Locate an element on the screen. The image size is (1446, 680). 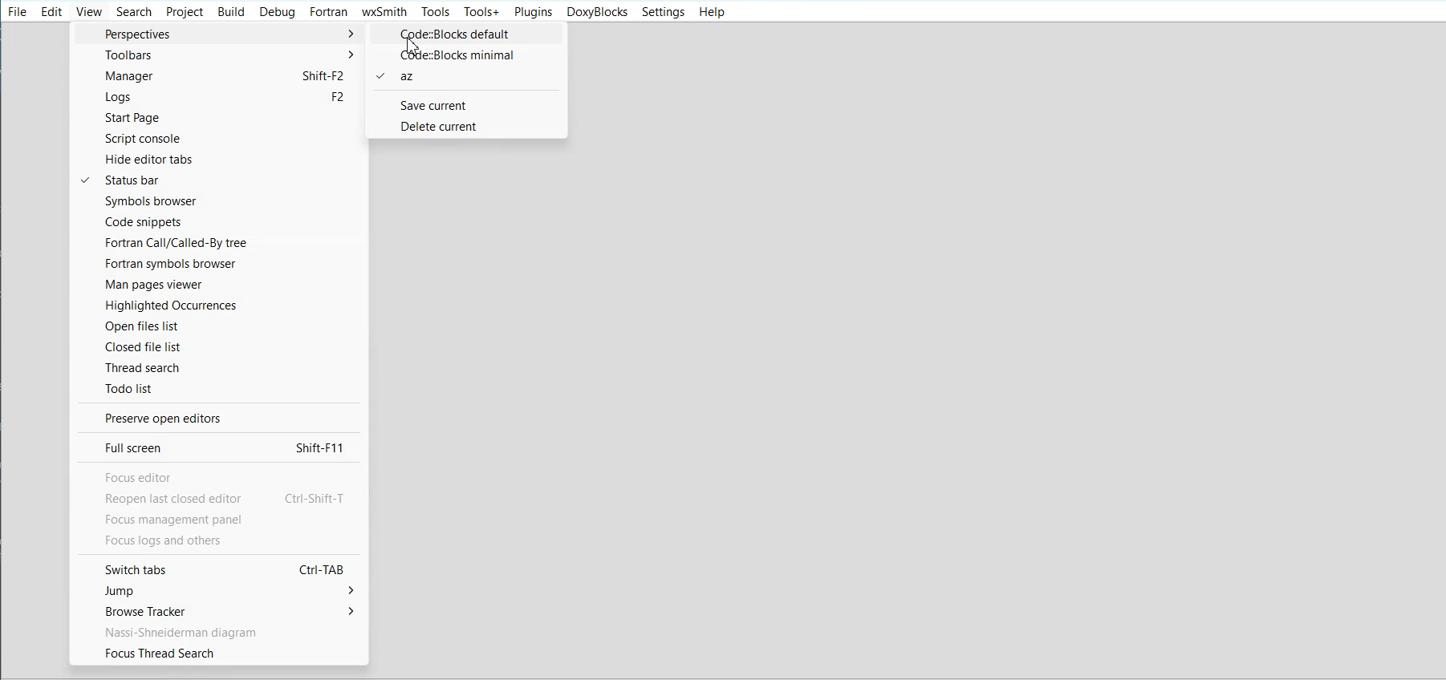
Fortran symbols browser is located at coordinates (218, 262).